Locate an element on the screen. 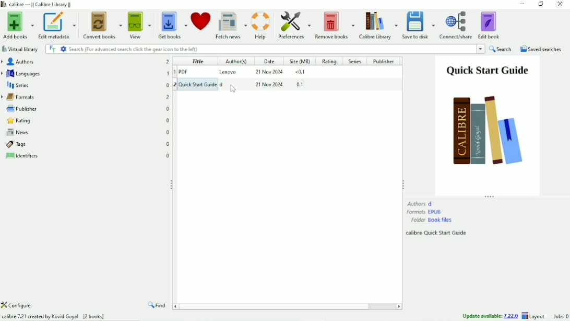 This screenshot has height=321, width=570. 0.1 is located at coordinates (302, 86).